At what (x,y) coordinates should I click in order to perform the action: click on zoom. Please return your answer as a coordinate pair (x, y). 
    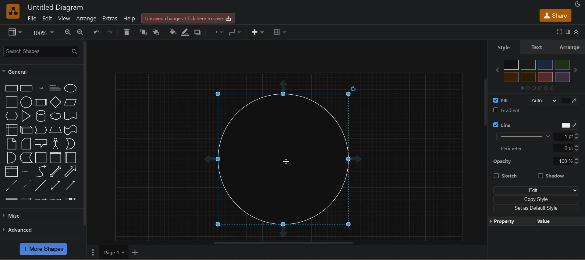
    Looking at the image, I should click on (46, 33).